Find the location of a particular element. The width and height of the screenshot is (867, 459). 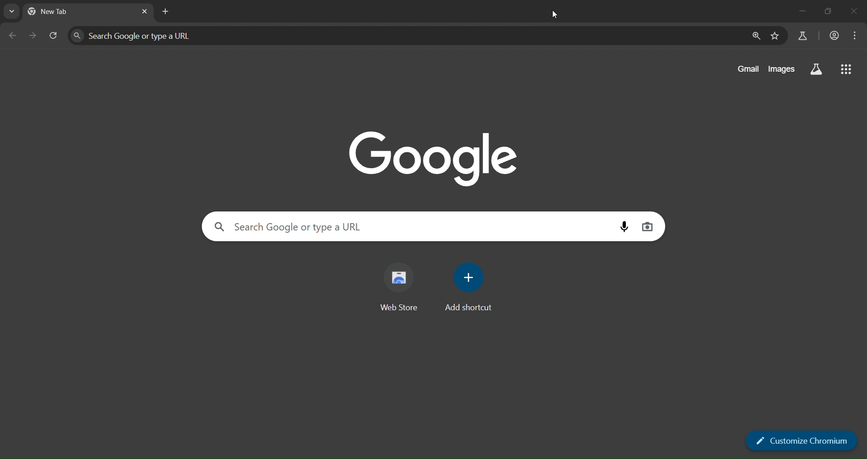

Search Google or type a URL is located at coordinates (287, 226).